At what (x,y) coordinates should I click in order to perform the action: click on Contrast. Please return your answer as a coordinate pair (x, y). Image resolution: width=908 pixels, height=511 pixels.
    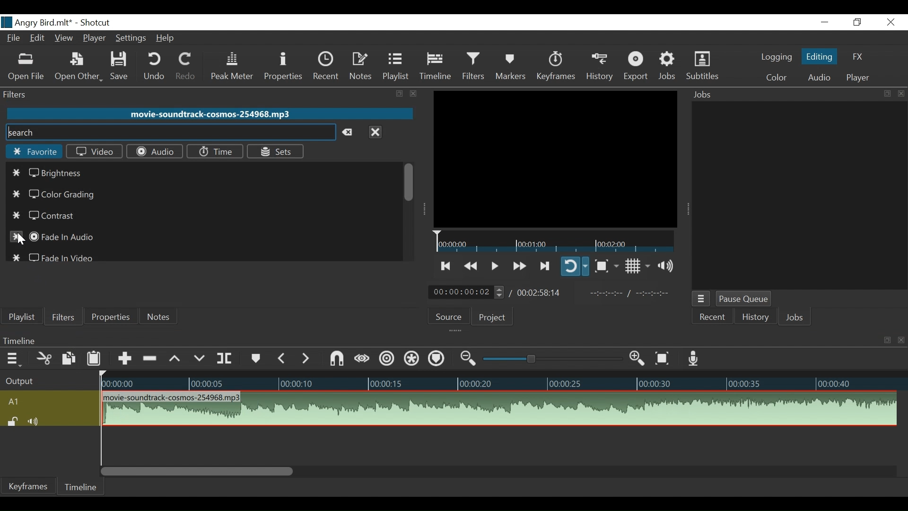
    Looking at the image, I should click on (50, 217).